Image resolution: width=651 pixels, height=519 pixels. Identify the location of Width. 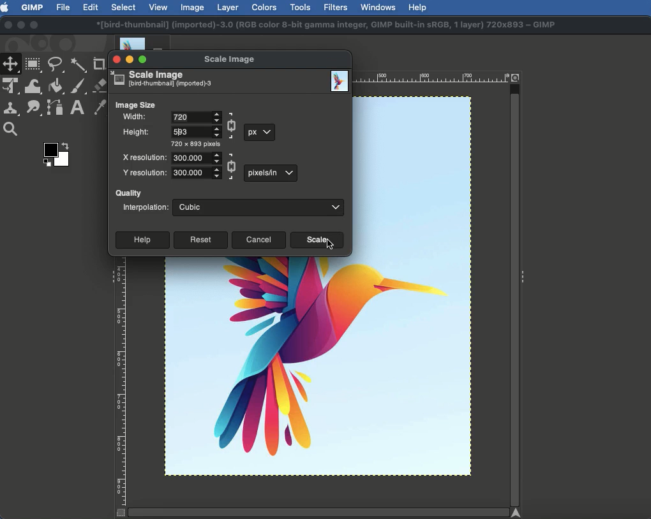
(134, 117).